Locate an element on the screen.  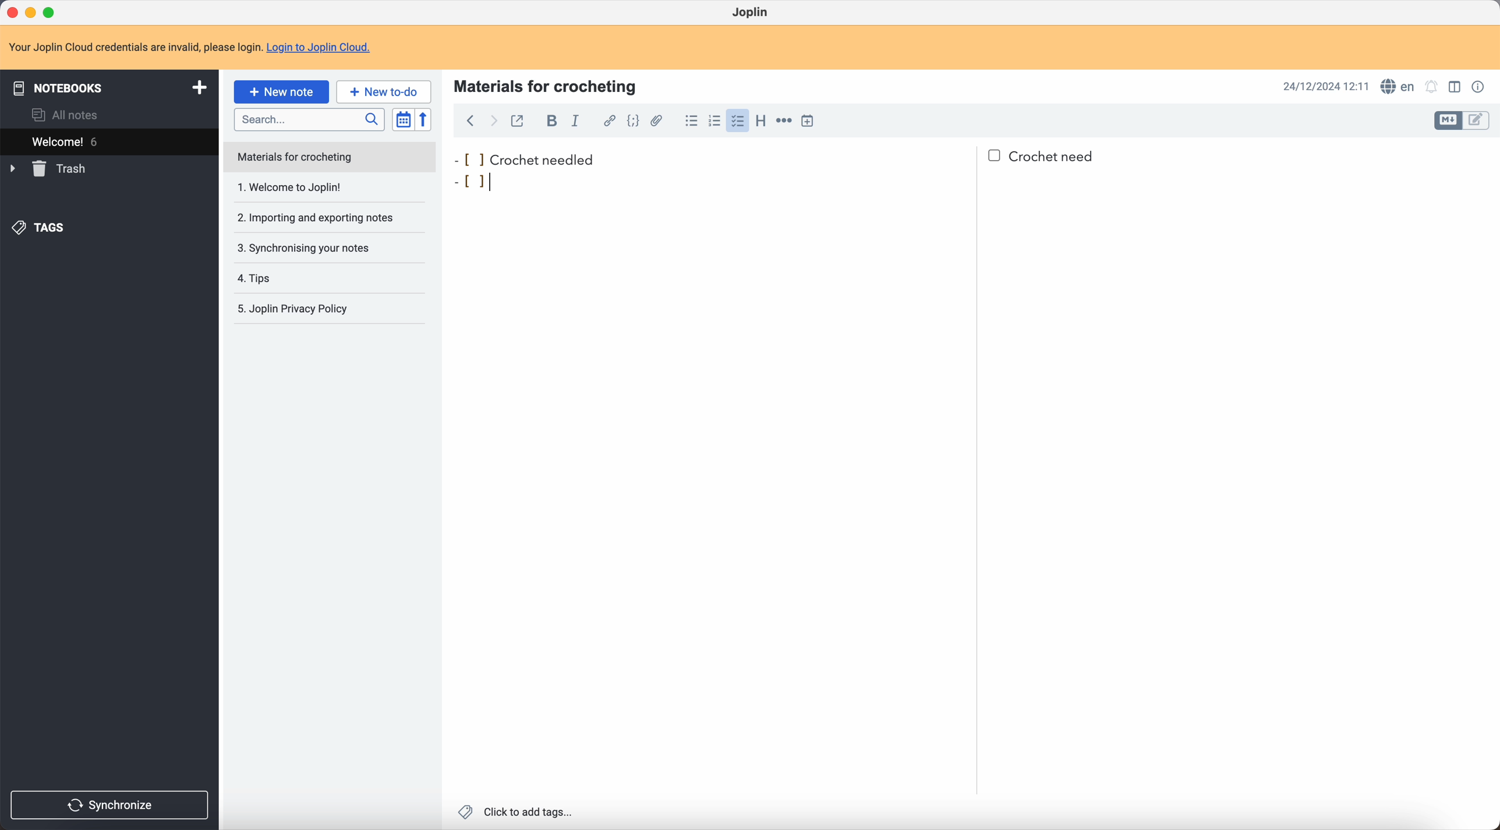
back is located at coordinates (470, 122).